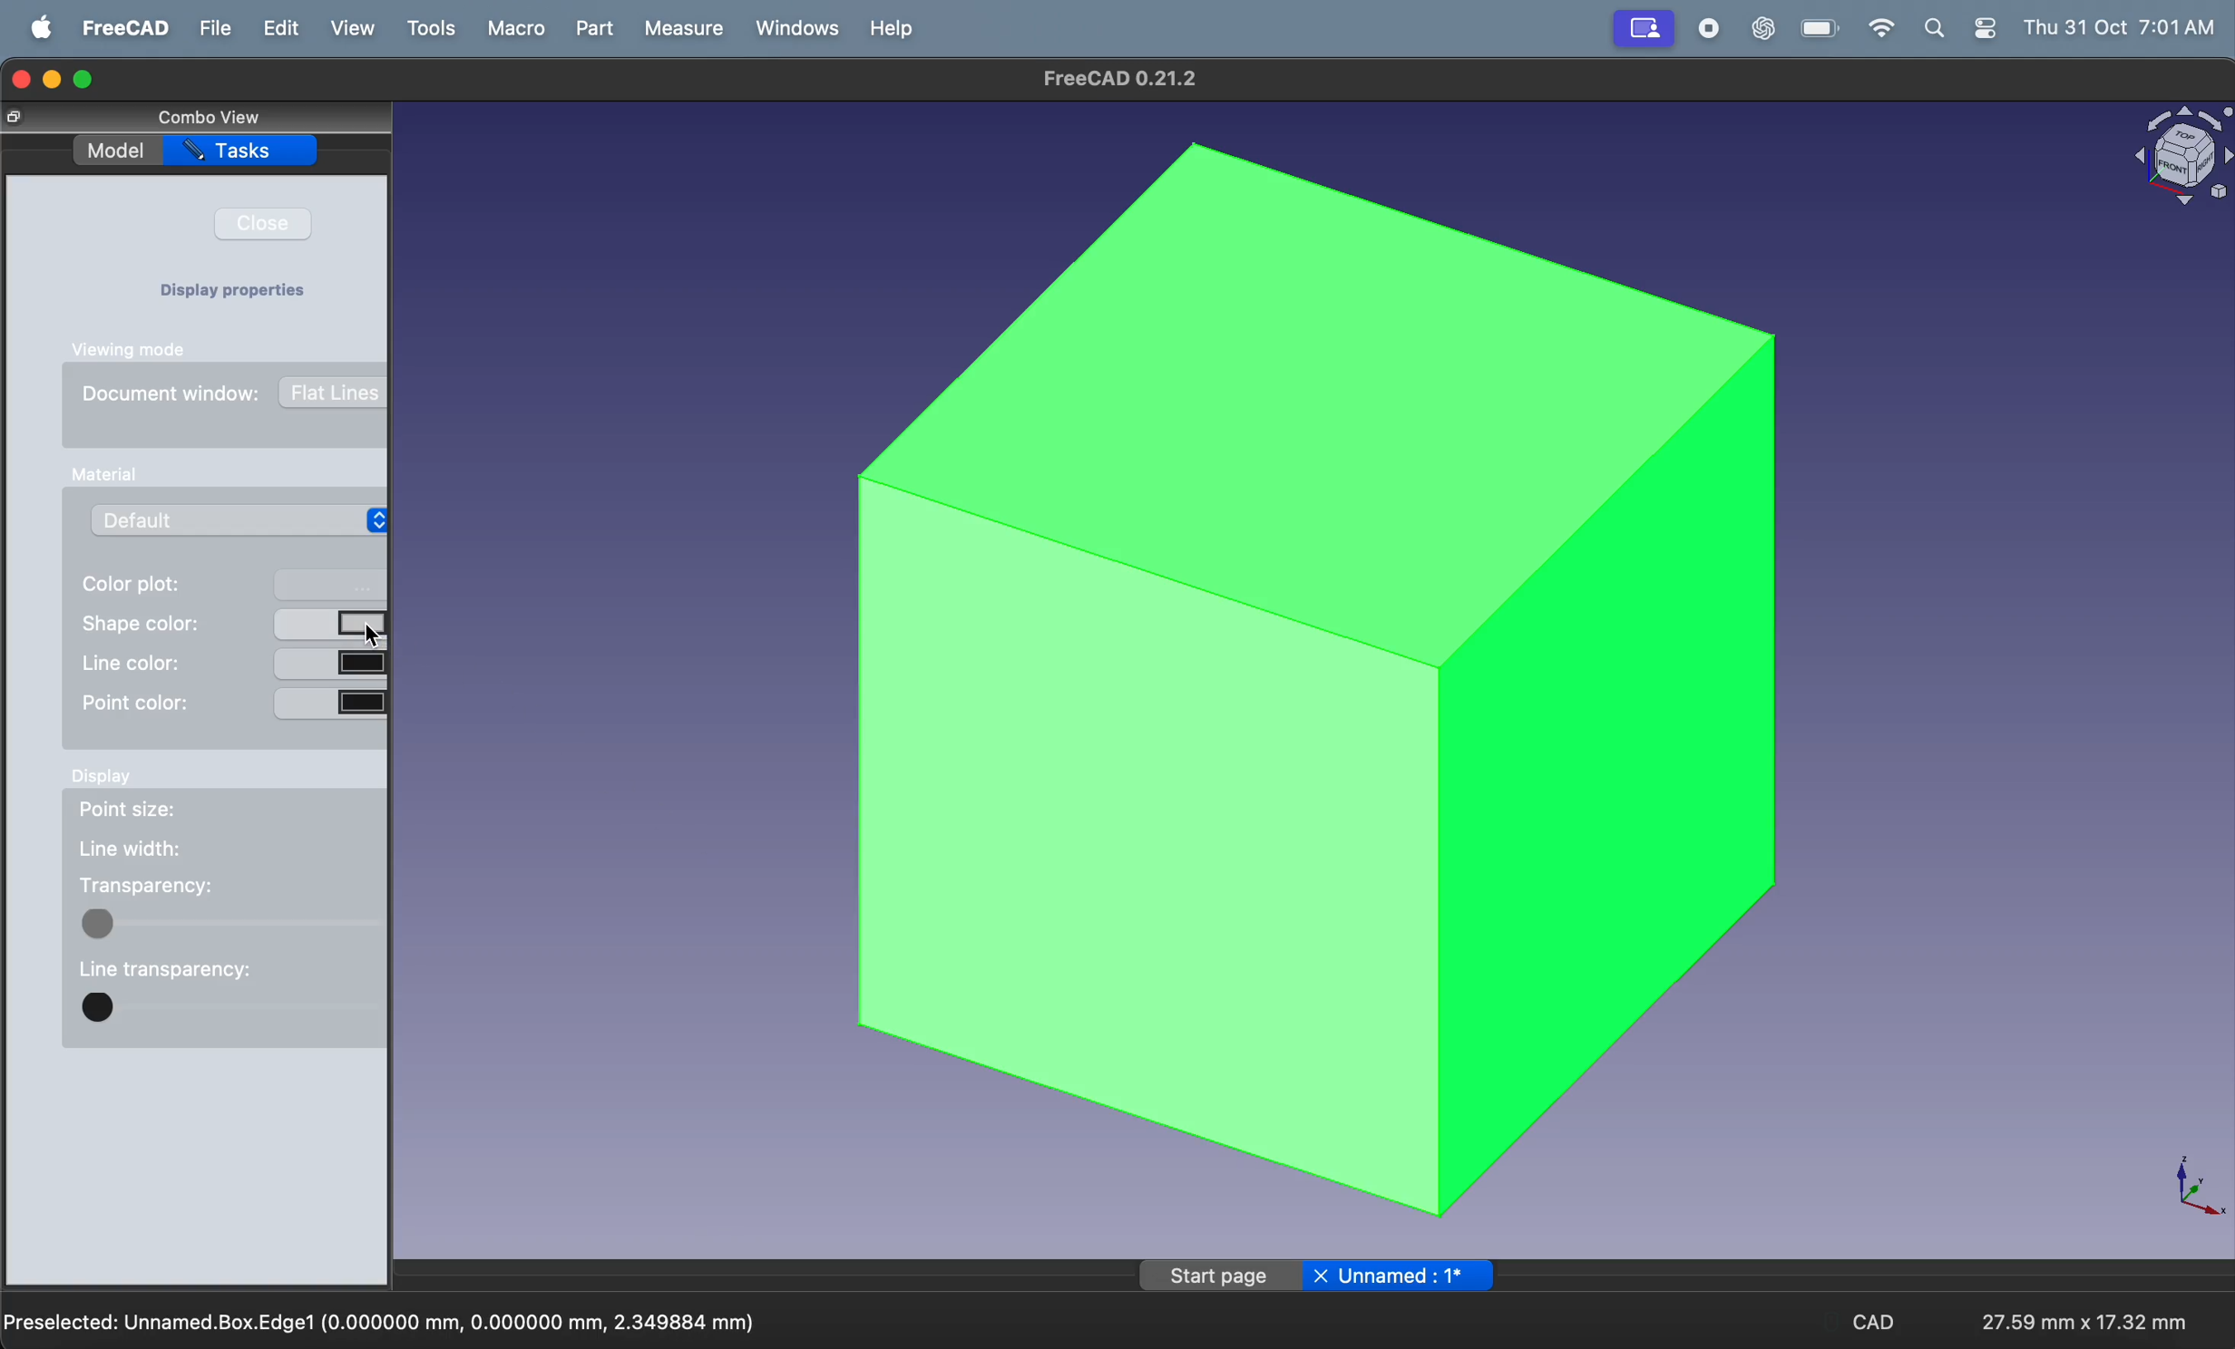  What do you see at coordinates (242, 154) in the screenshot?
I see `task` at bounding box center [242, 154].